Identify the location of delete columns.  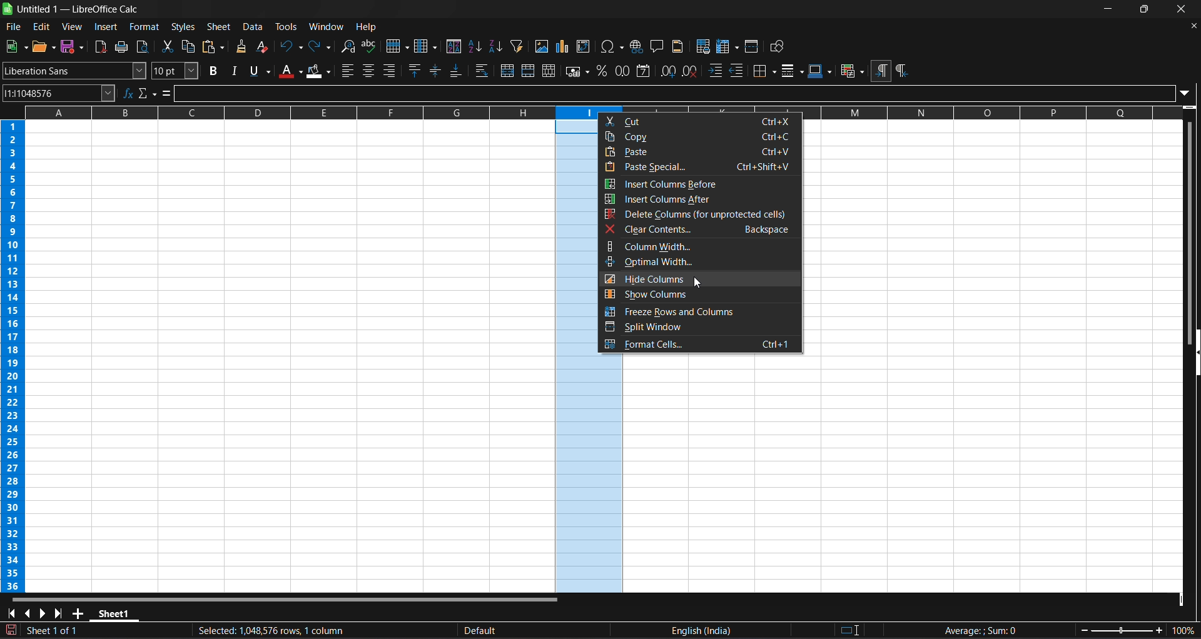
(698, 216).